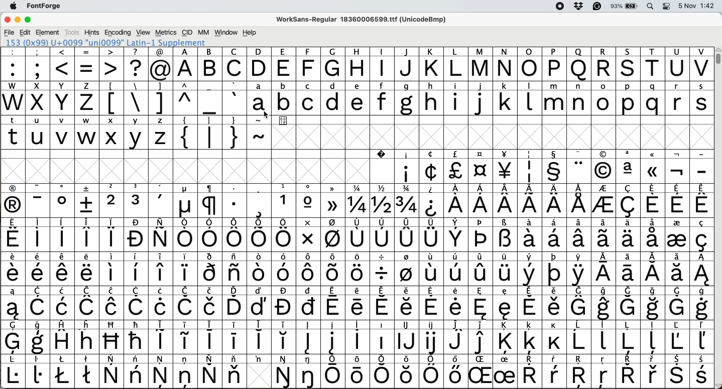 The image size is (722, 389). Describe the element at coordinates (38, 63) in the screenshot. I see `;` at that location.